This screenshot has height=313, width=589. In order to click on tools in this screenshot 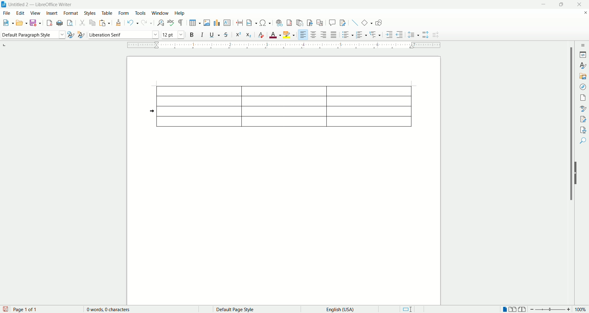, I will do `click(140, 13)`.